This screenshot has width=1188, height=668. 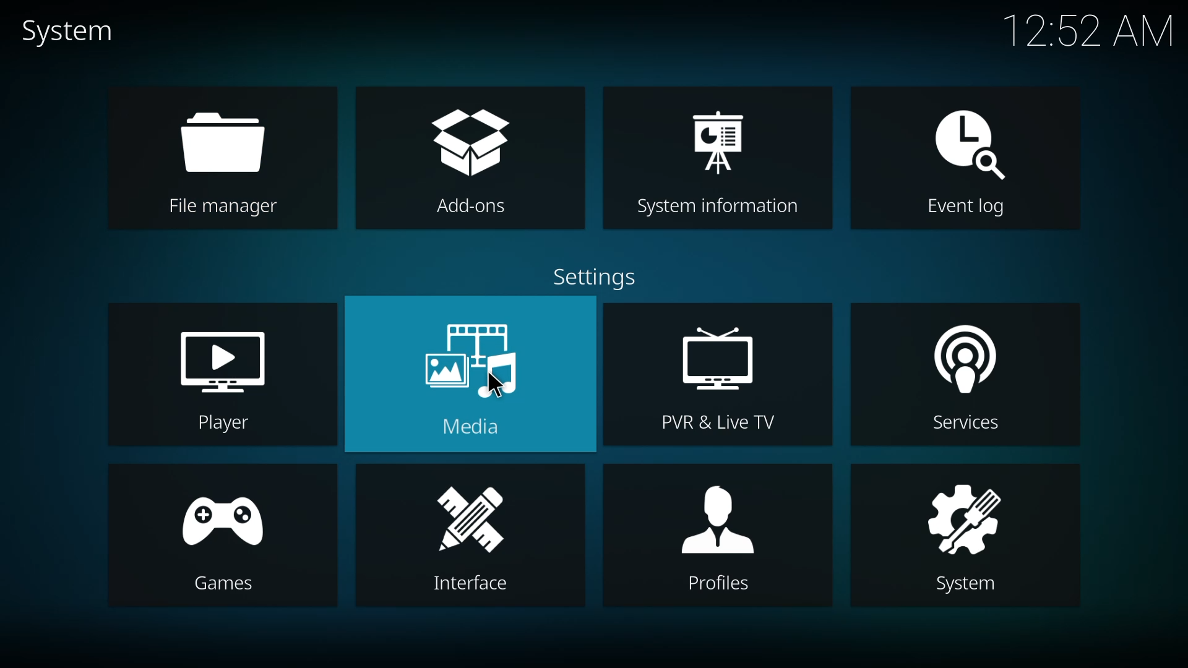 I want to click on Games, so click(x=222, y=583).